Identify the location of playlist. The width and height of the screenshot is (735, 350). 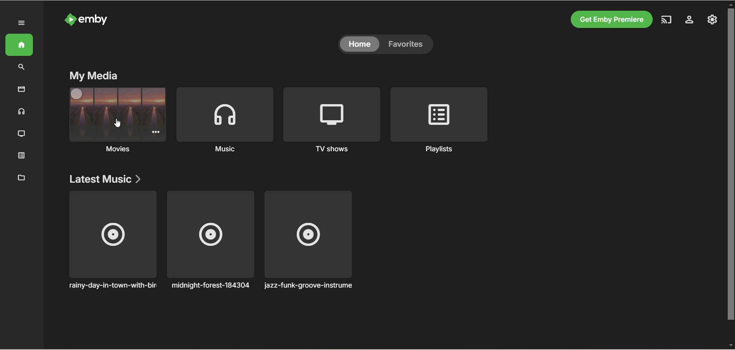
(22, 155).